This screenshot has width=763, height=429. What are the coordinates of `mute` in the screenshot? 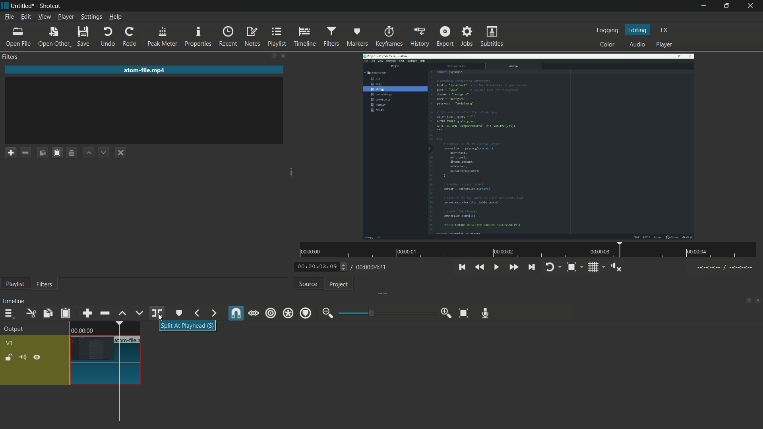 It's located at (23, 357).